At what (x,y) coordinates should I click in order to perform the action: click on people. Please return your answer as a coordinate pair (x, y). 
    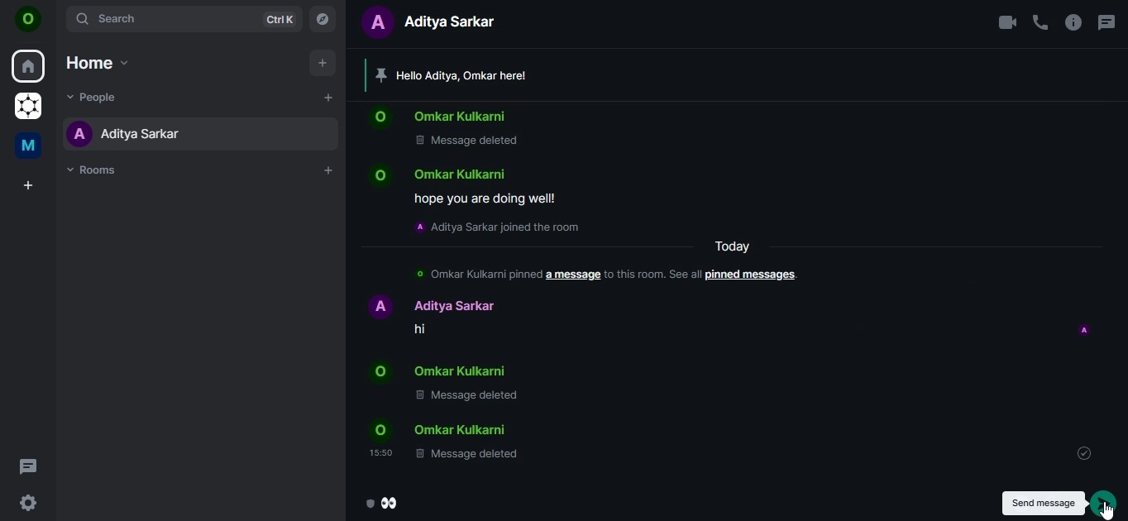
    Looking at the image, I should click on (90, 96).